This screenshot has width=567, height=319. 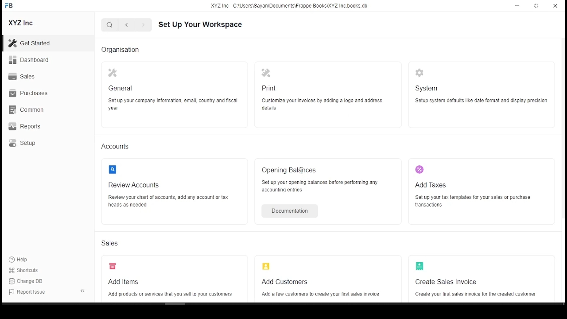 I want to click on search, so click(x=110, y=25).